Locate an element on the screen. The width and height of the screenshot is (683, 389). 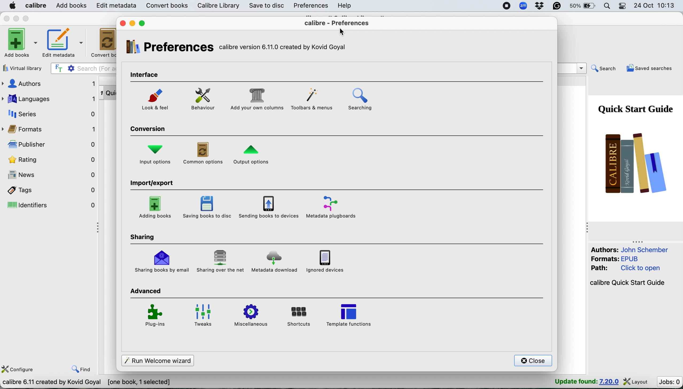
collapse is located at coordinates (588, 228).